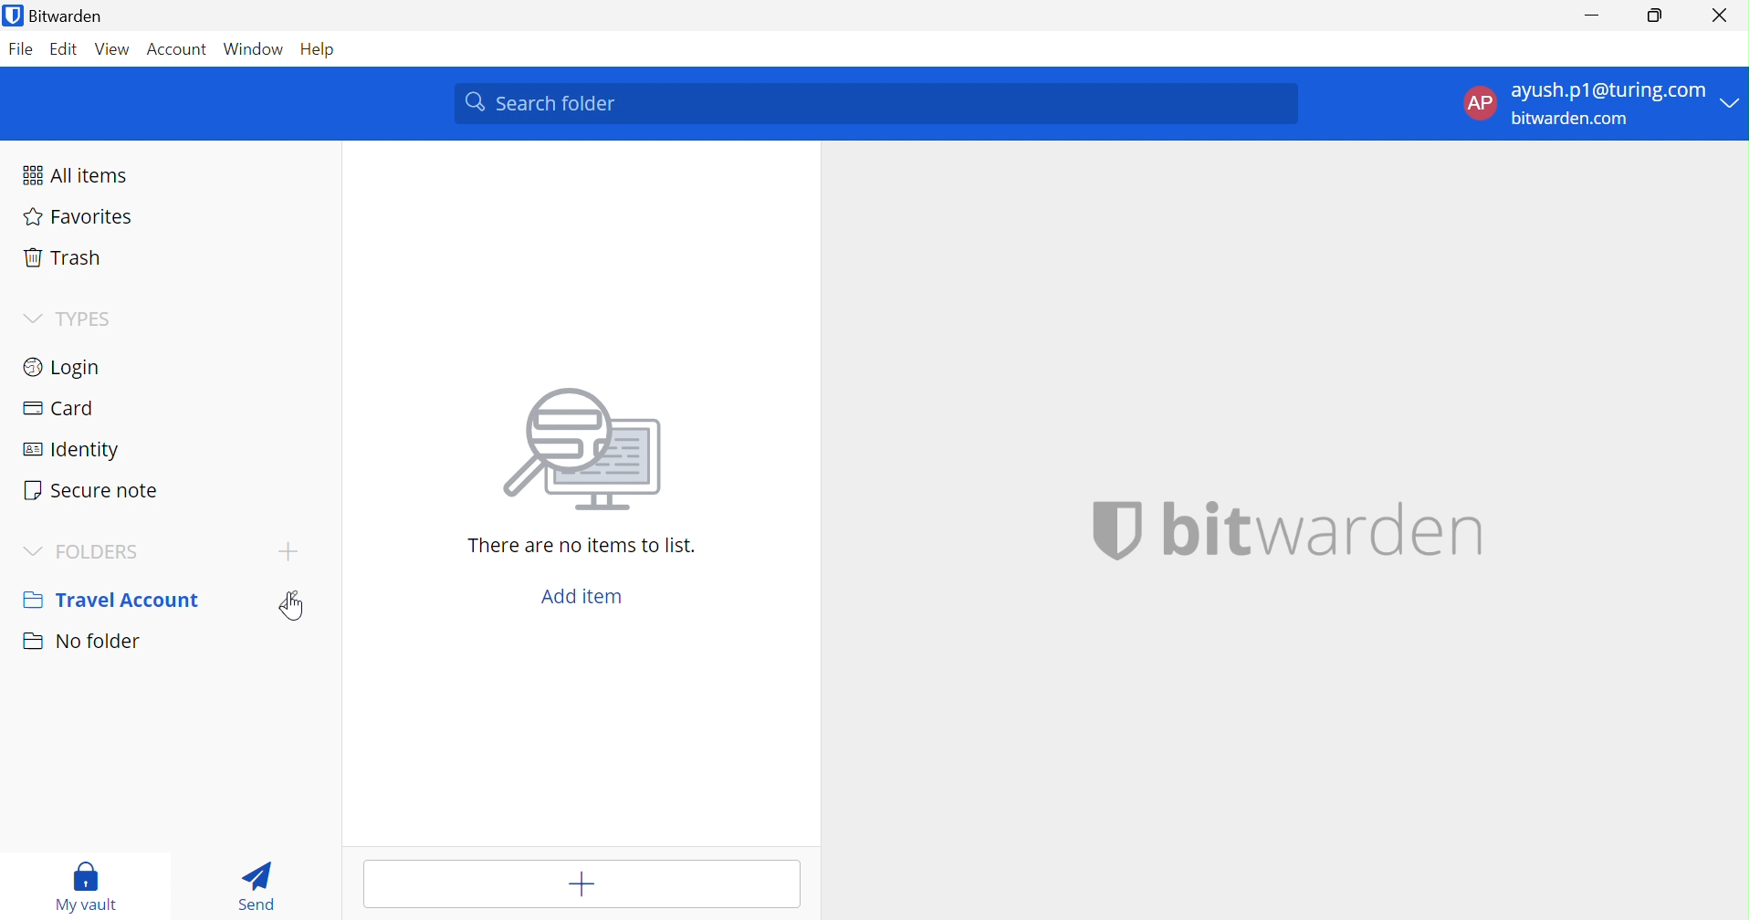  I want to click on Add item, so click(585, 592).